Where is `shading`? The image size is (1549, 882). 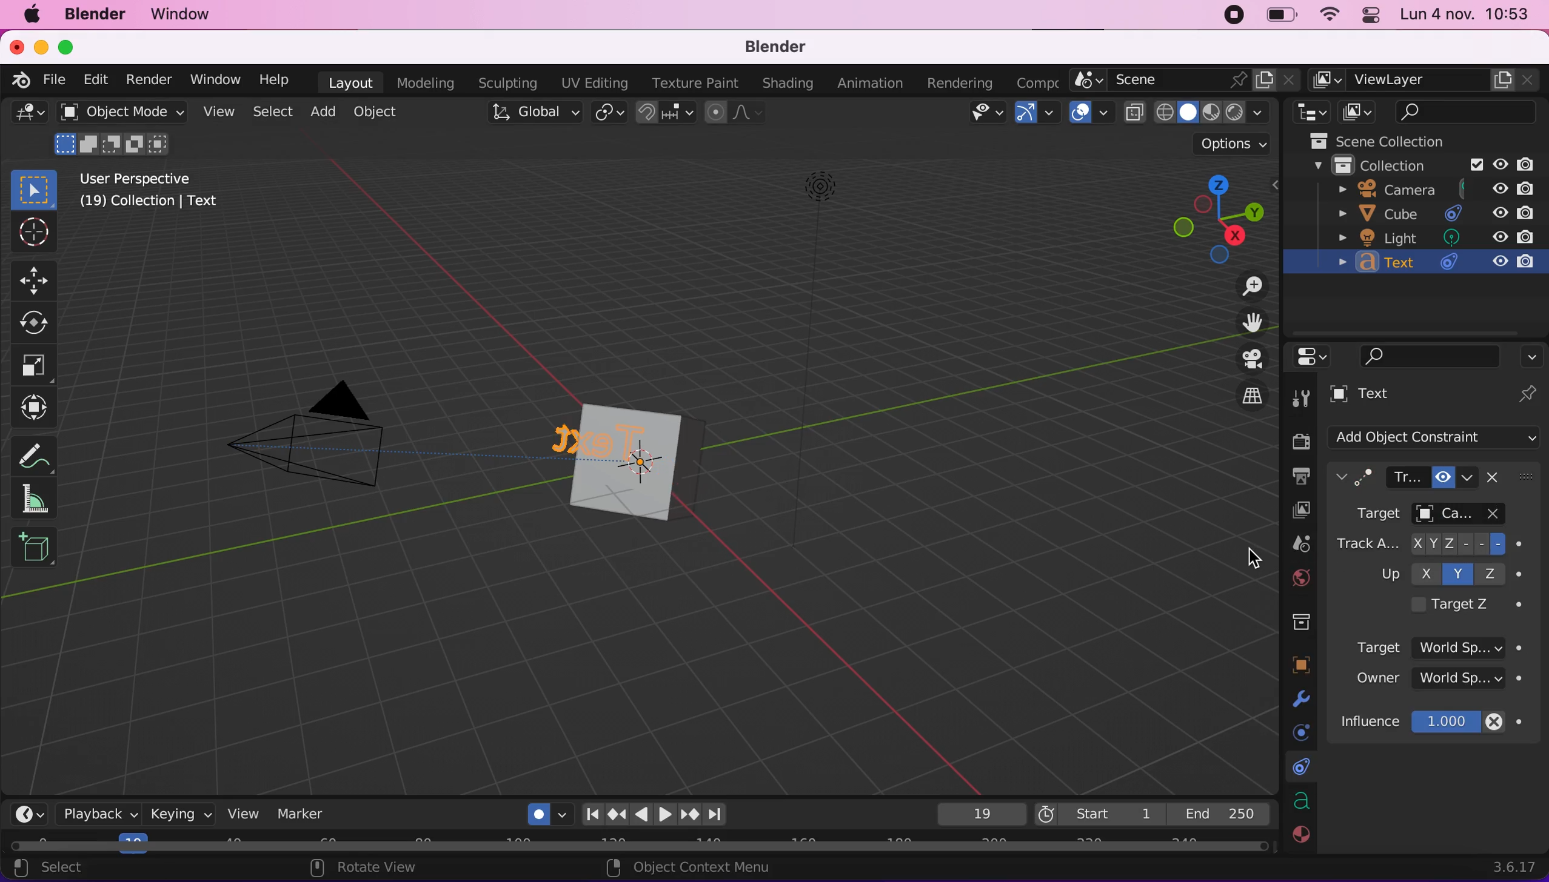 shading is located at coordinates (1209, 113).